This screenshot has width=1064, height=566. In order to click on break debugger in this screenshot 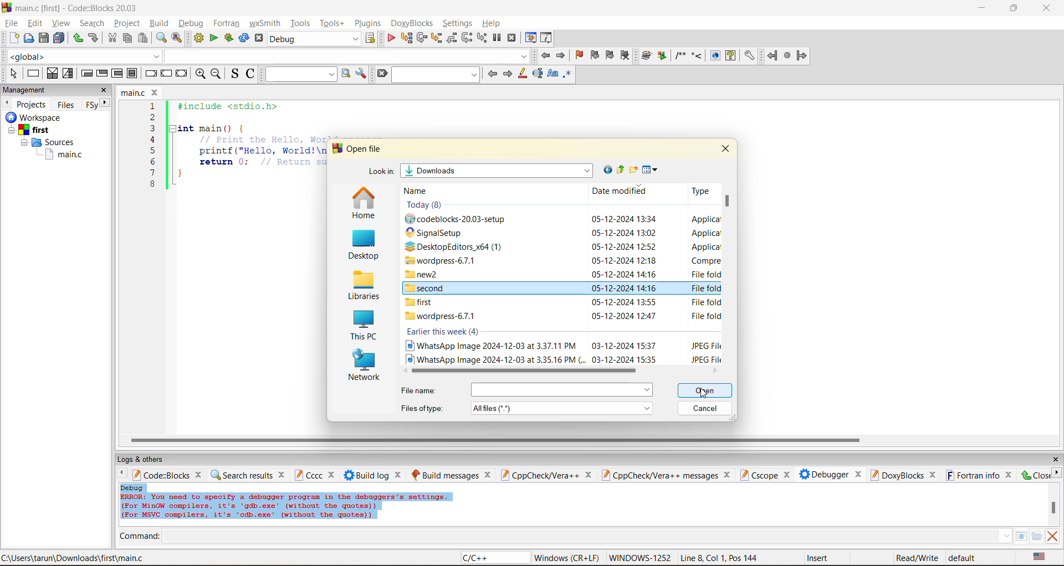, I will do `click(497, 38)`.